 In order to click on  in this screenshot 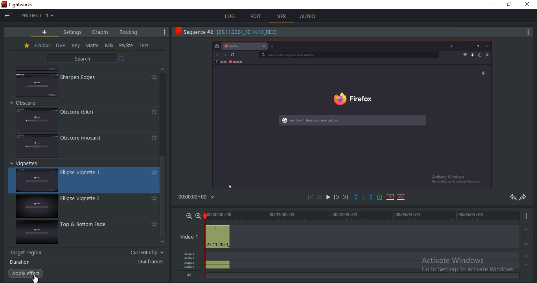, I will do `click(390, 197)`.